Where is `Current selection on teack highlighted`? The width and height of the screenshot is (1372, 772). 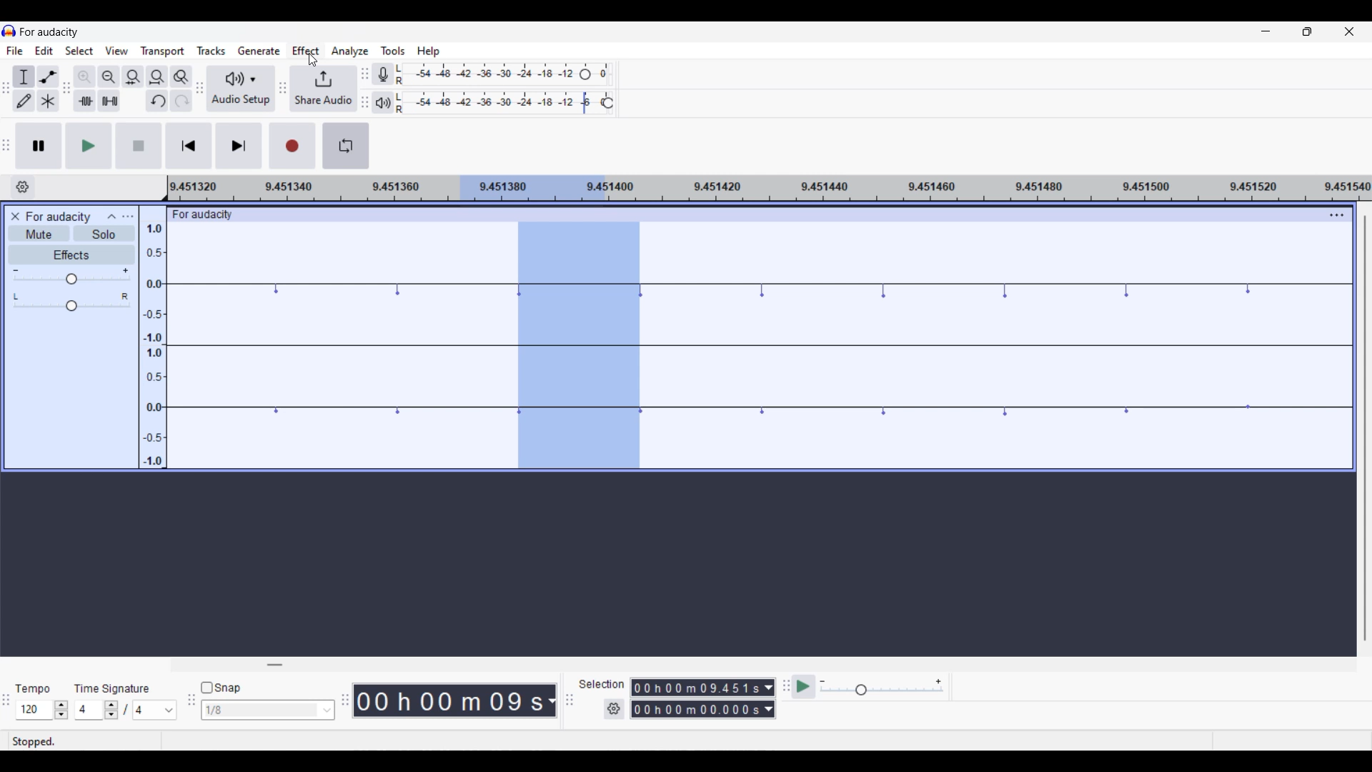
Current selection on teack highlighted is located at coordinates (580, 346).